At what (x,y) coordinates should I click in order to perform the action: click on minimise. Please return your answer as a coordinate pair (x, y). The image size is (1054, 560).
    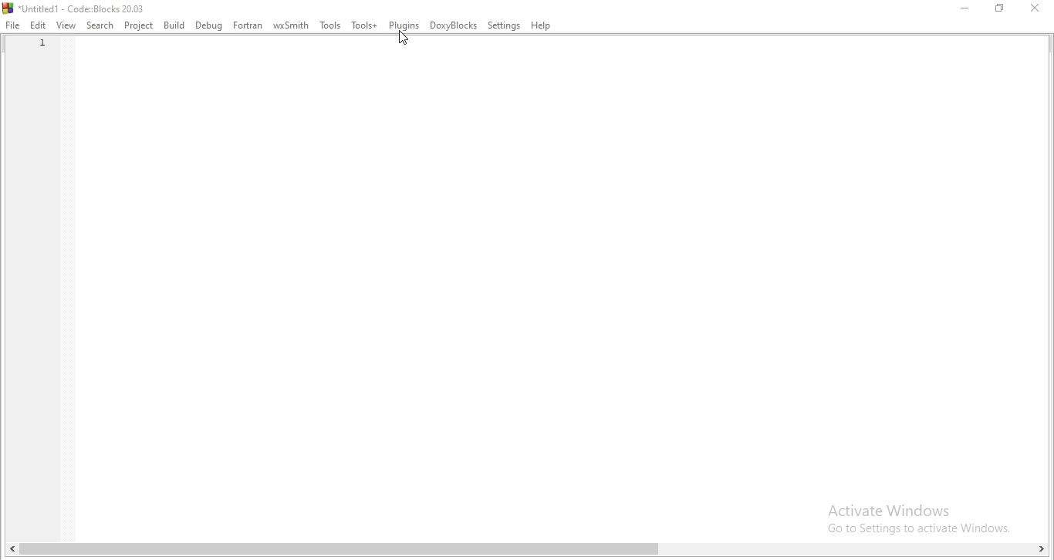
    Looking at the image, I should click on (961, 7).